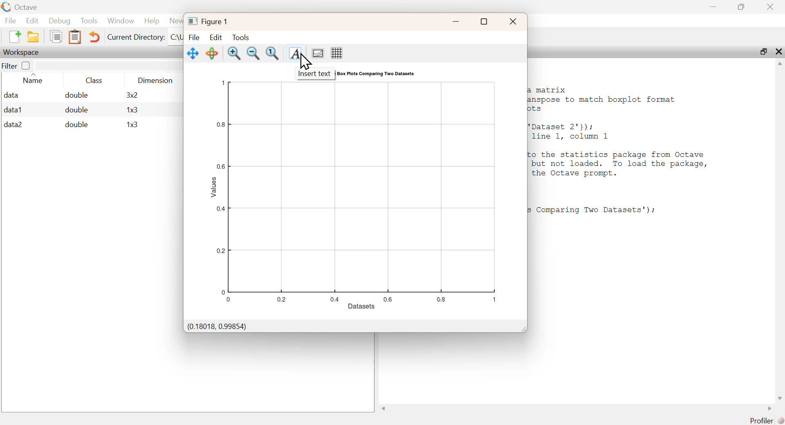 This screenshot has width=785, height=425. I want to click on Class, so click(96, 81).